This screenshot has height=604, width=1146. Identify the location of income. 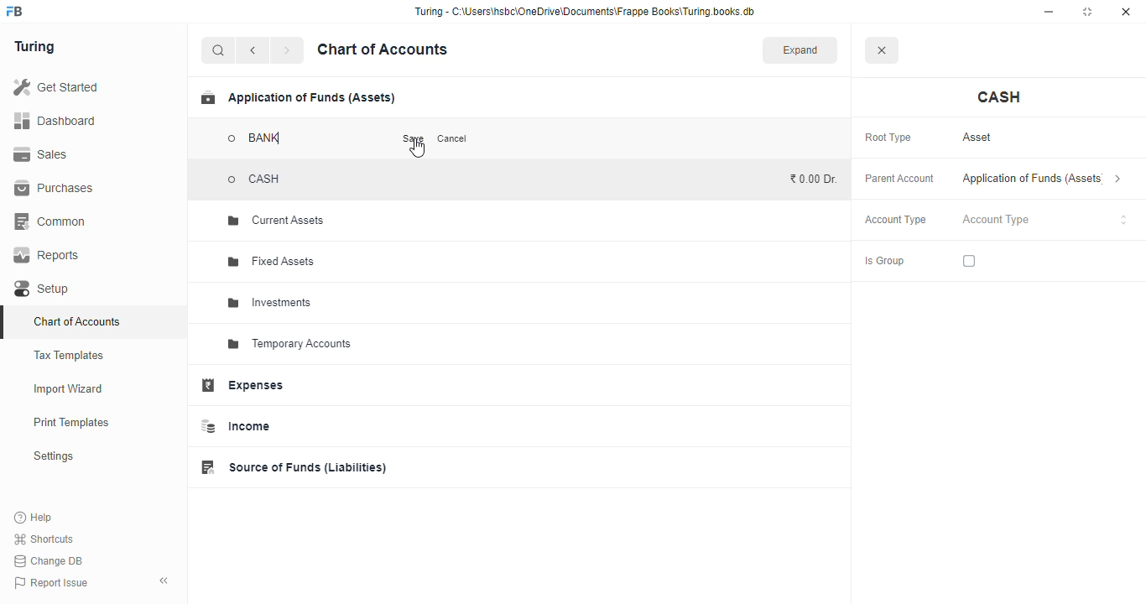
(234, 426).